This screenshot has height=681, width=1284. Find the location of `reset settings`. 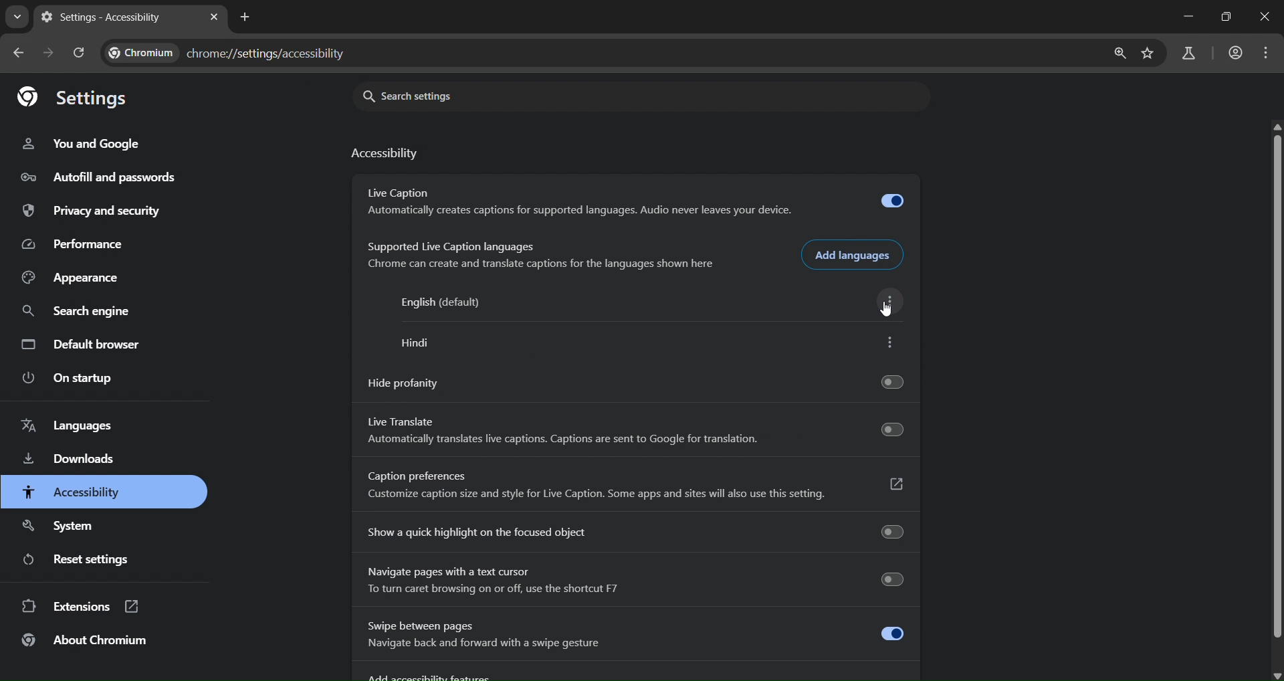

reset settings is located at coordinates (84, 559).